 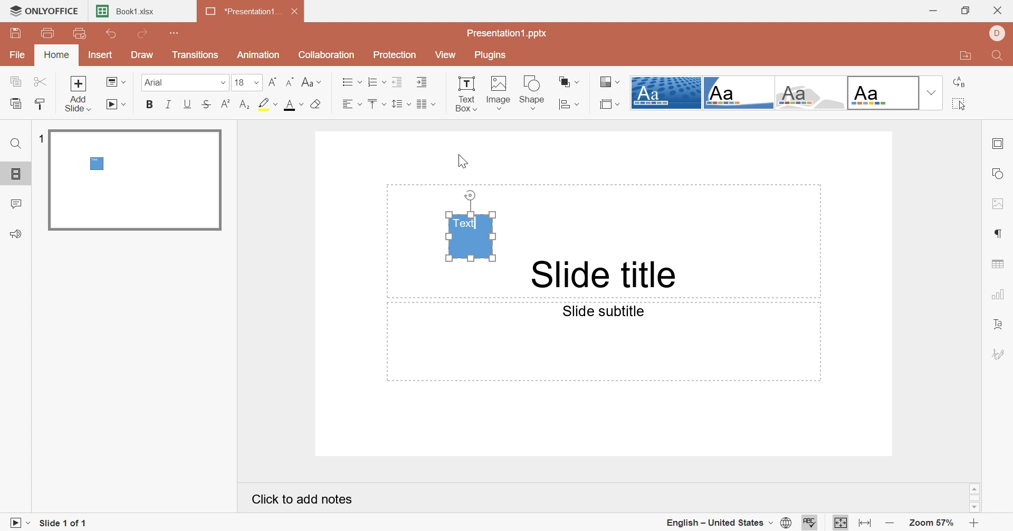 I want to click on Official, so click(x=884, y=91).